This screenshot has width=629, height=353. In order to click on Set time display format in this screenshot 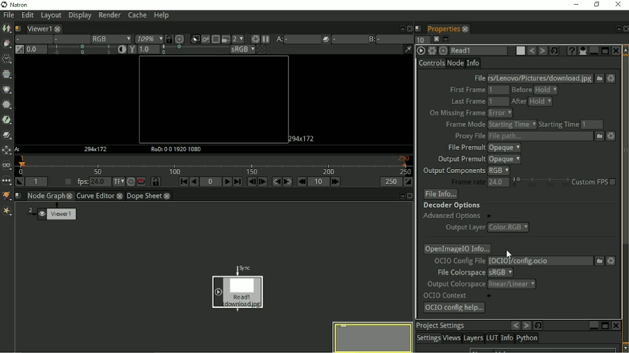, I will do `click(116, 182)`.